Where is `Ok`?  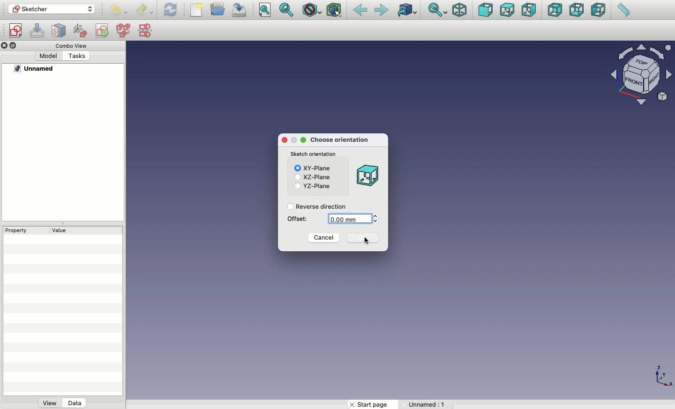 Ok is located at coordinates (365, 238).